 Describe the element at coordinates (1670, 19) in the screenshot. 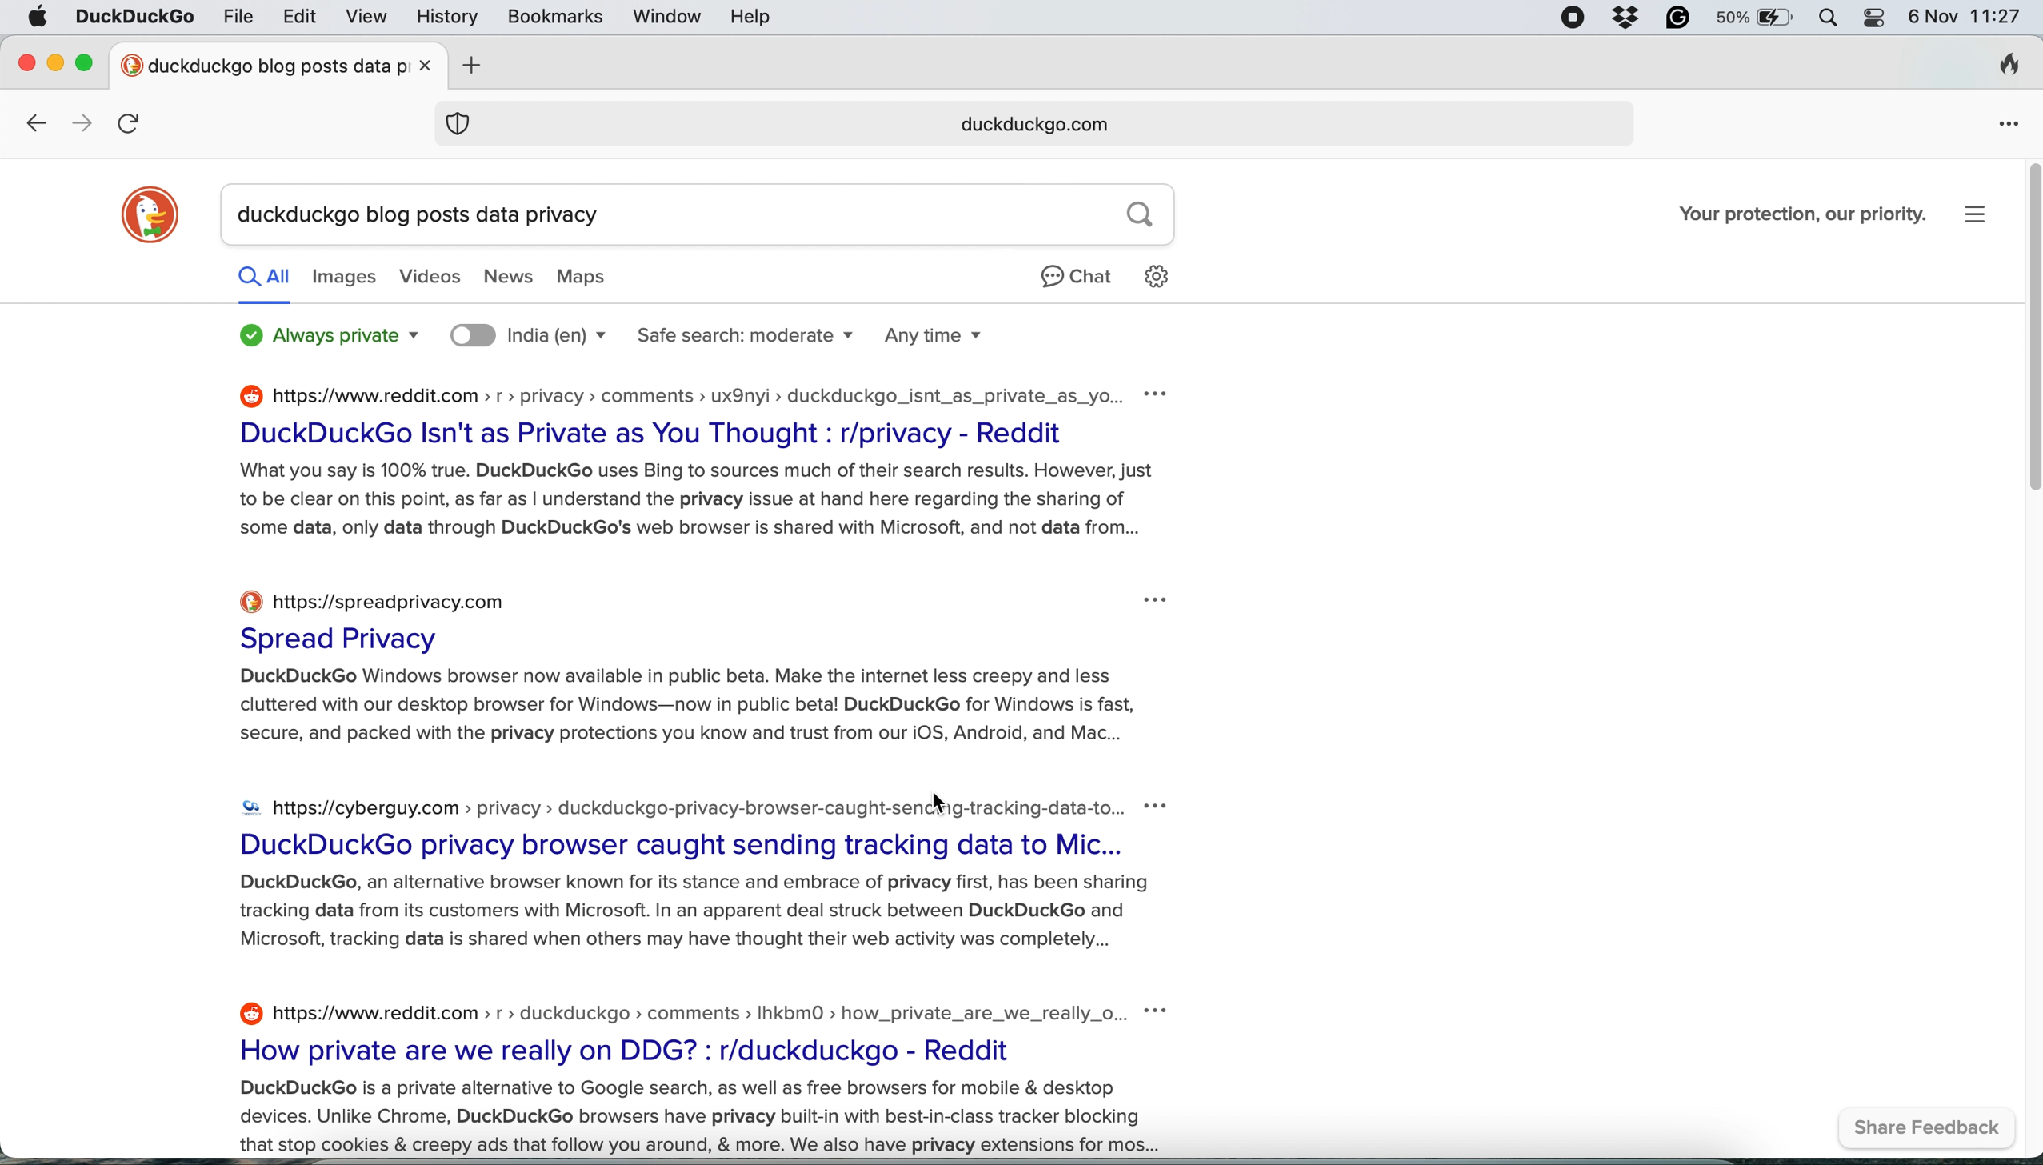

I see `grammarly` at that location.